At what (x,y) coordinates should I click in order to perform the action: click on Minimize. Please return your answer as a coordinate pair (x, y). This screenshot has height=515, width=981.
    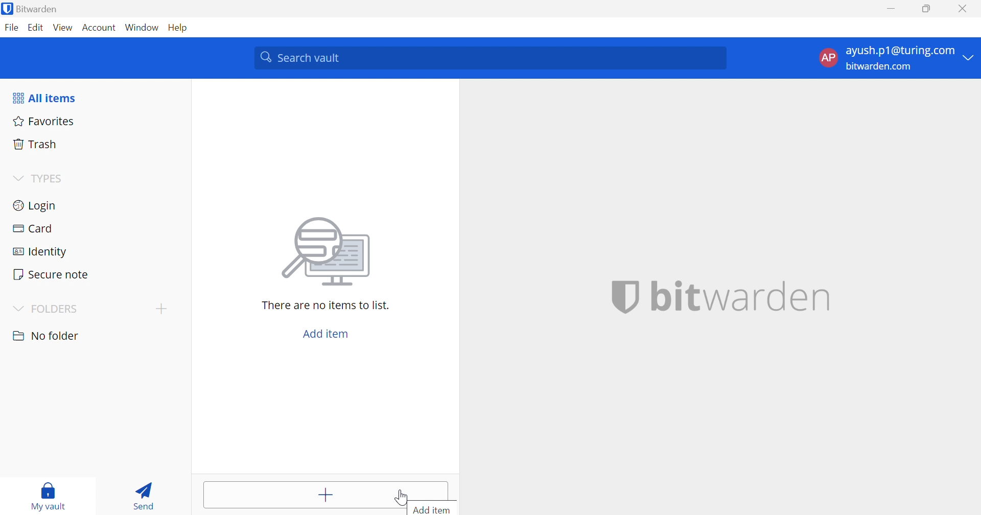
    Looking at the image, I should click on (891, 9).